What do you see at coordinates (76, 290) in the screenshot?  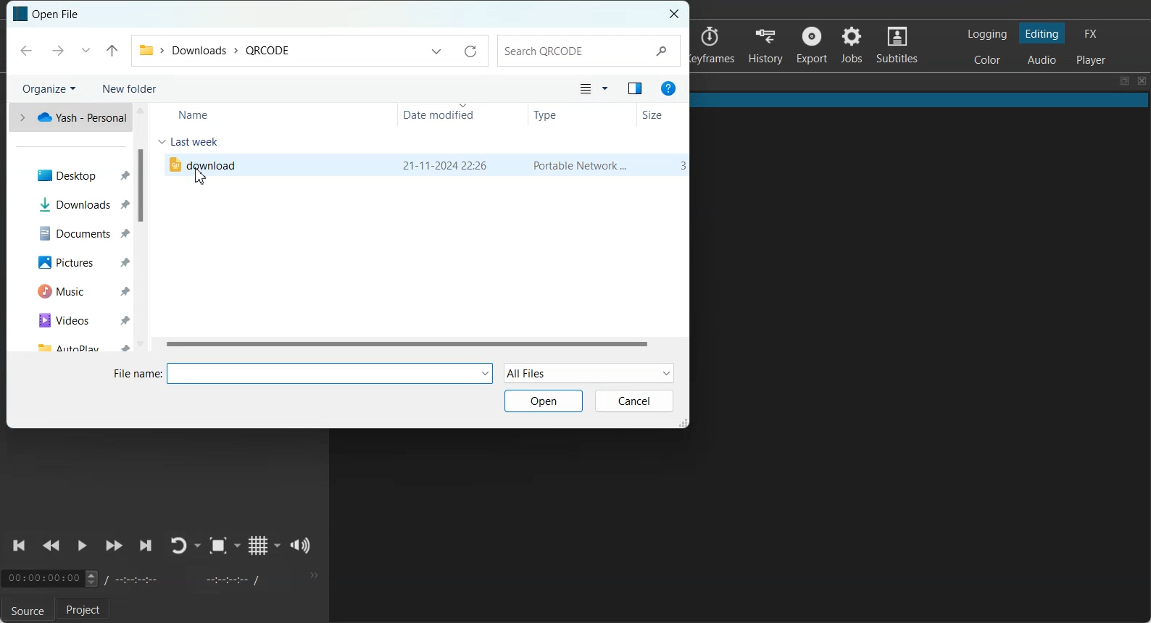 I see `Music` at bounding box center [76, 290].